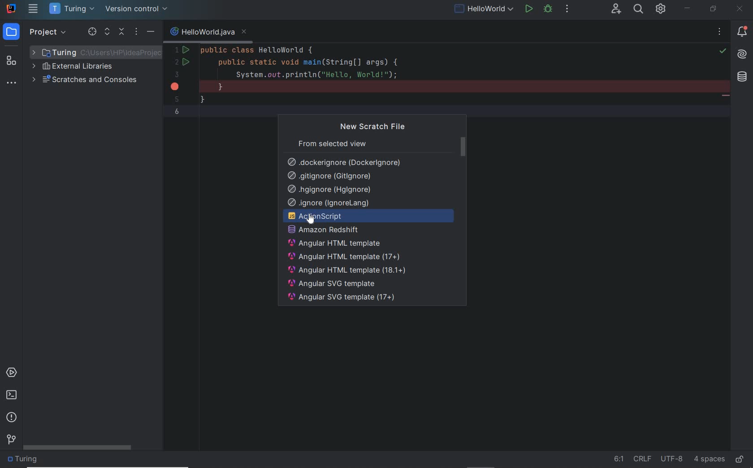  What do you see at coordinates (244, 32) in the screenshot?
I see `close tab` at bounding box center [244, 32].